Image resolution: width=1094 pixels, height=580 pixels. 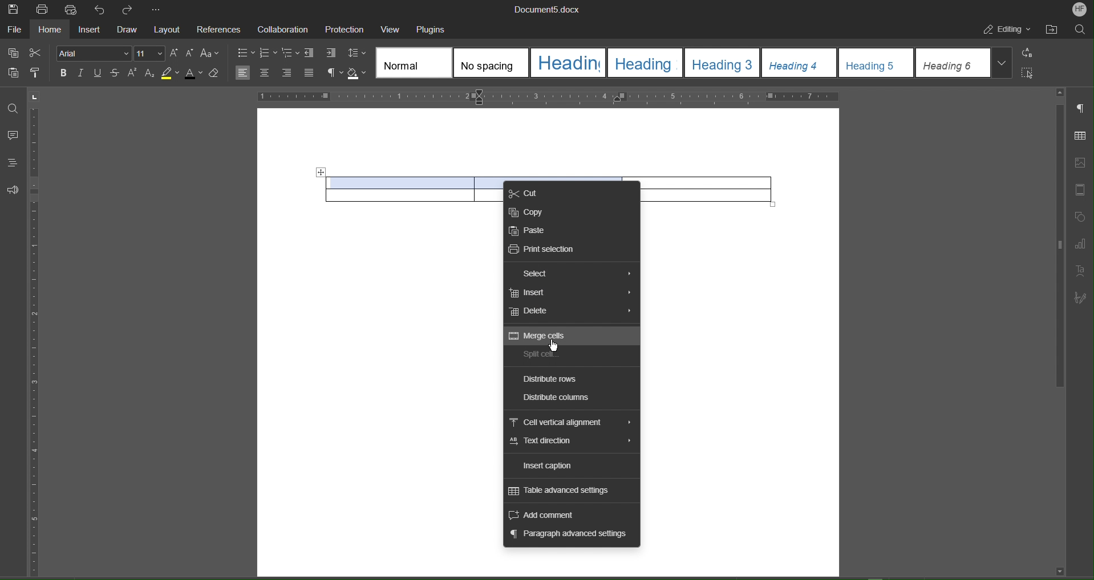 What do you see at coordinates (42, 10) in the screenshot?
I see `Print` at bounding box center [42, 10].